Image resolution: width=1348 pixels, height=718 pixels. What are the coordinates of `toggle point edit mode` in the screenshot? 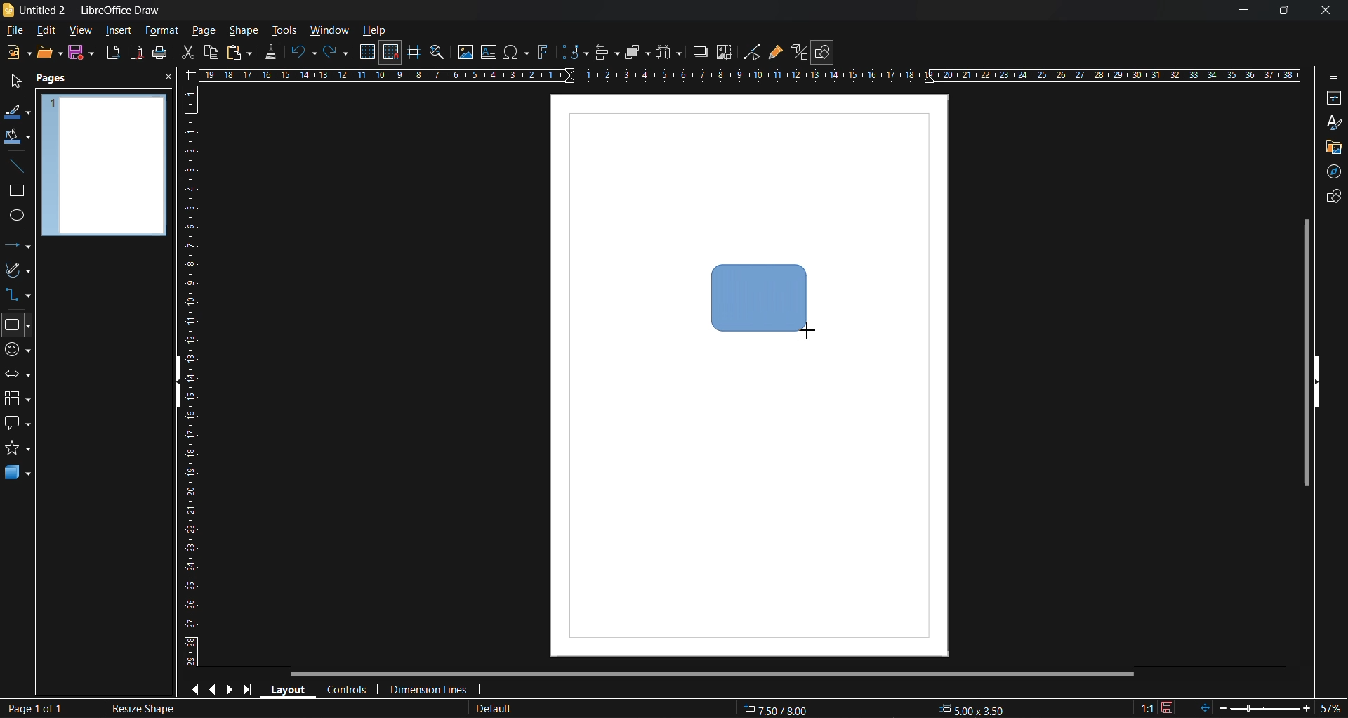 It's located at (754, 53).